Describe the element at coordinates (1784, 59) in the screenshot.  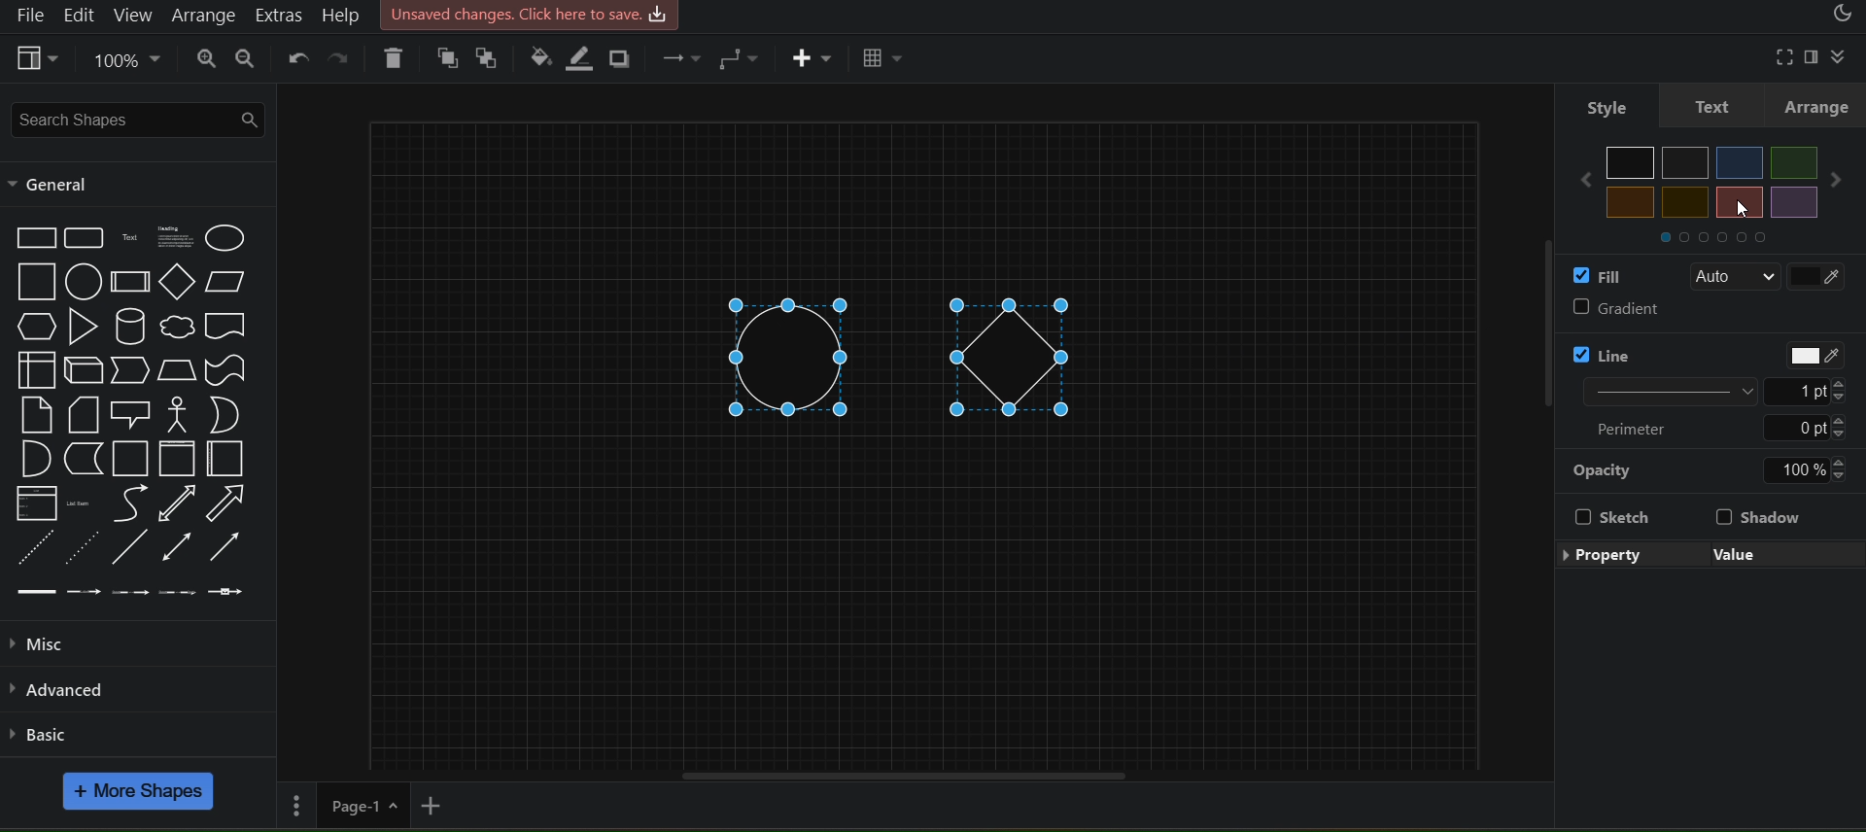
I see `fullscreen` at that location.